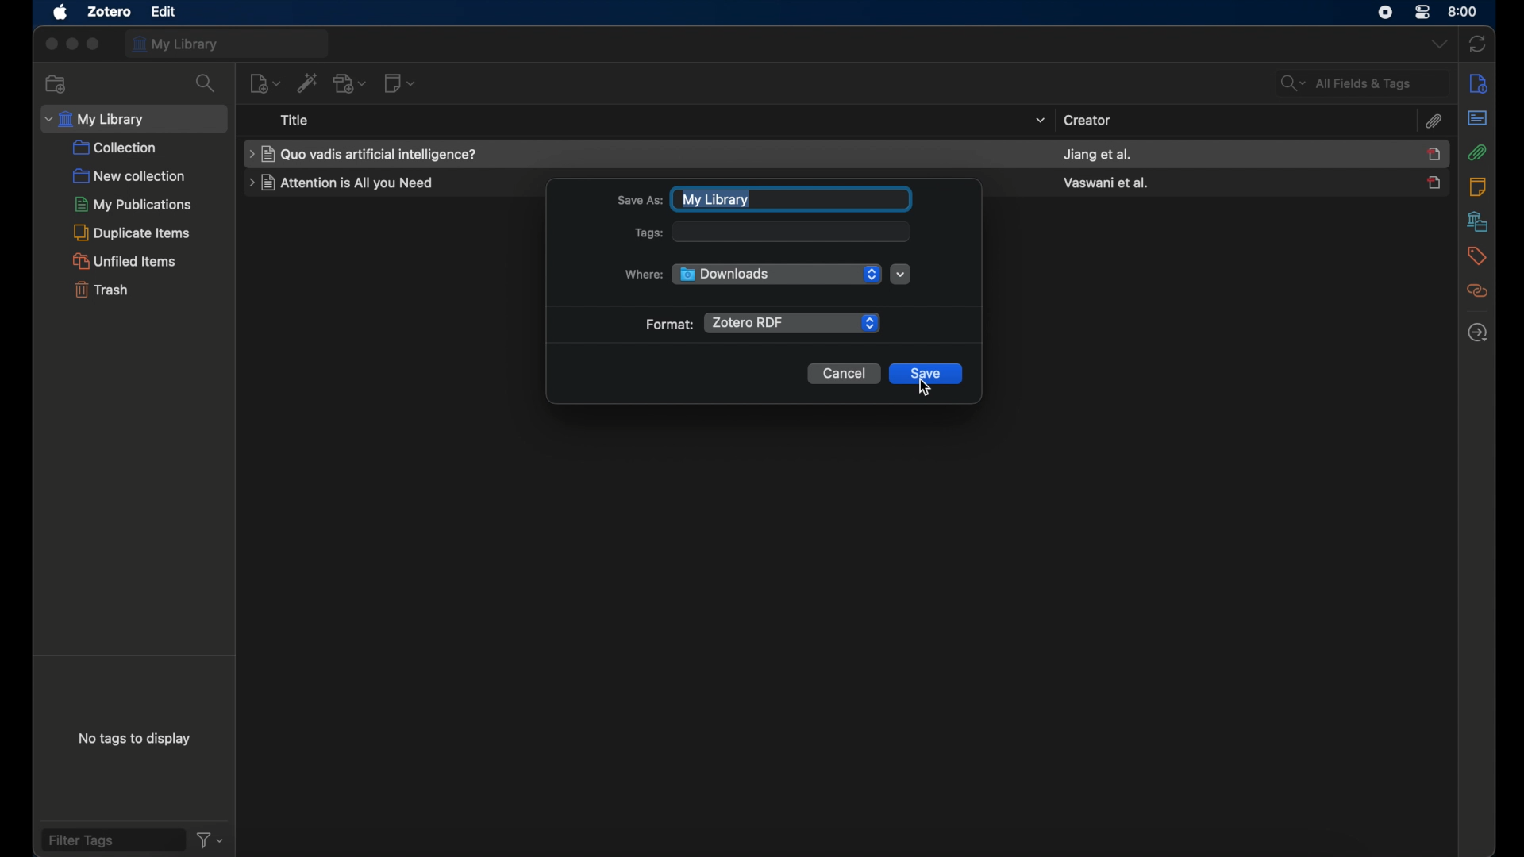 The image size is (1524, 857). What do you see at coordinates (843, 373) in the screenshot?
I see `cancel` at bounding box center [843, 373].